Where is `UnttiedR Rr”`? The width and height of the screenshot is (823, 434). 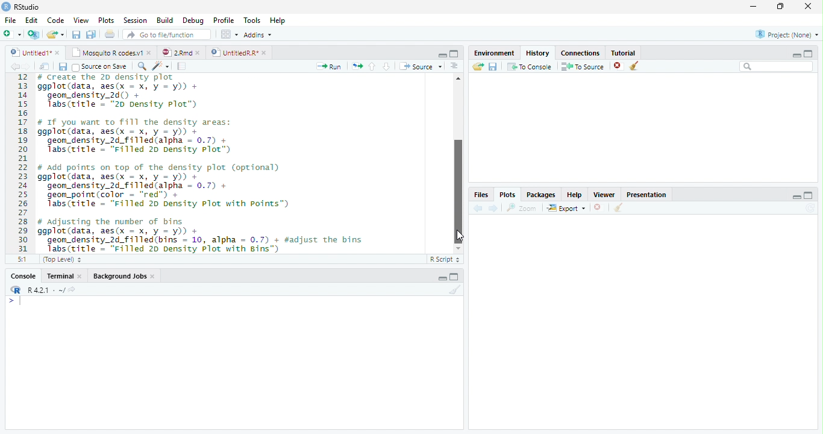 UnttiedR Rr” is located at coordinates (233, 52).